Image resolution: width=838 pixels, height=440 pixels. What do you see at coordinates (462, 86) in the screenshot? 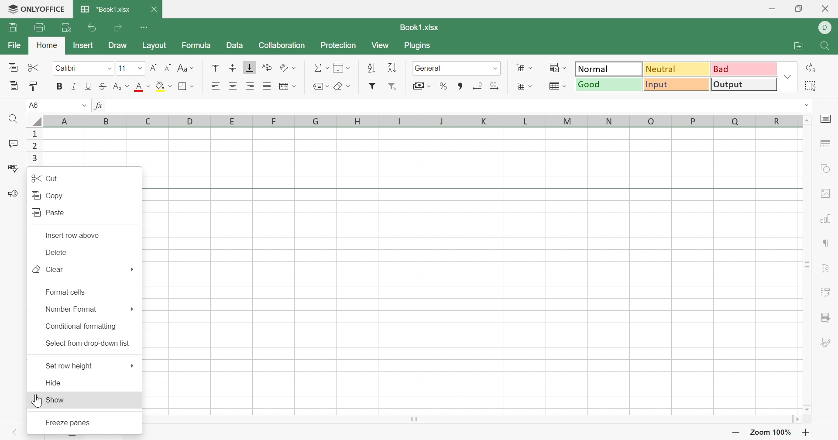
I see `Comma style` at bounding box center [462, 86].